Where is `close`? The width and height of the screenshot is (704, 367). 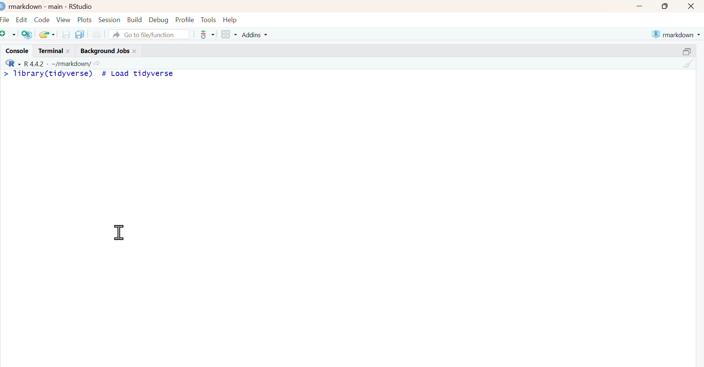
close is located at coordinates (693, 6).